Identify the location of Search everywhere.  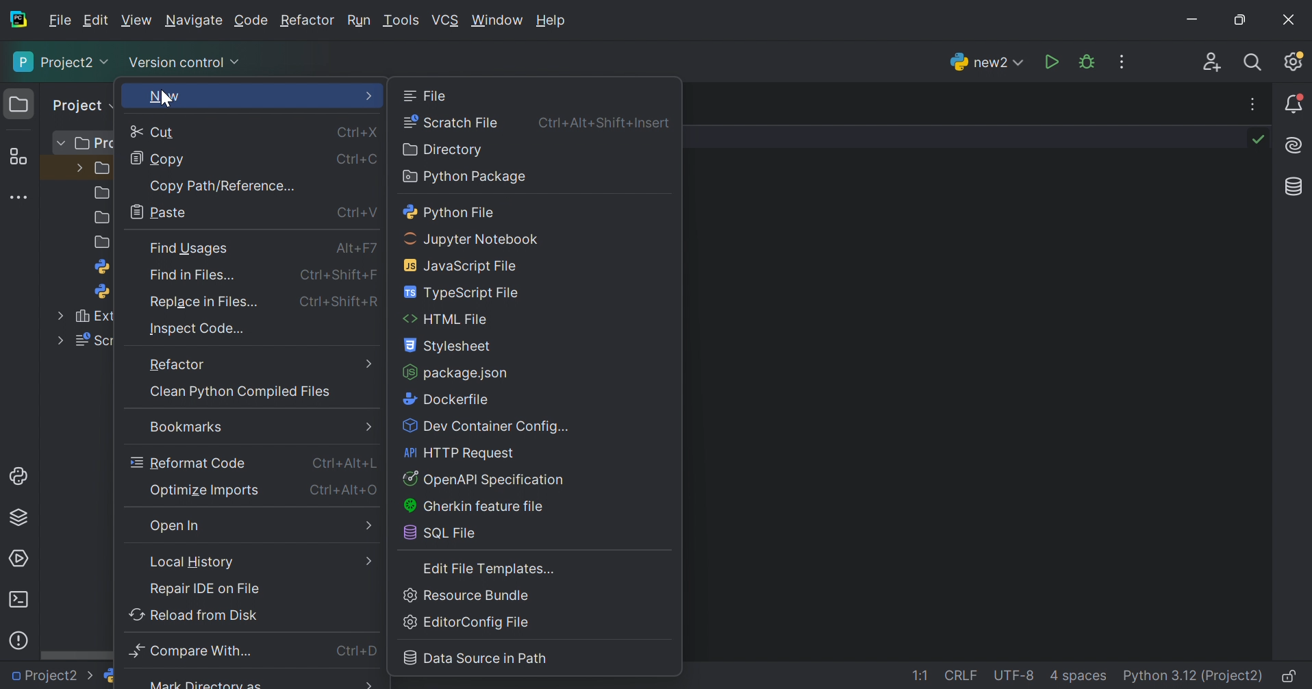
(1256, 64).